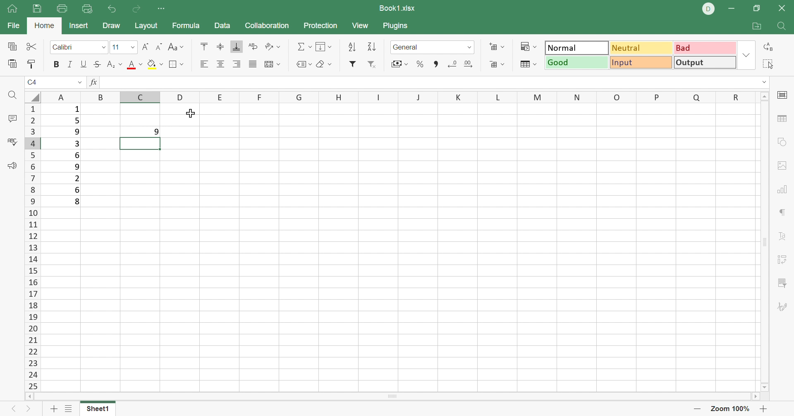  What do you see at coordinates (163, 9) in the screenshot?
I see `Customize quick access toolabr` at bounding box center [163, 9].